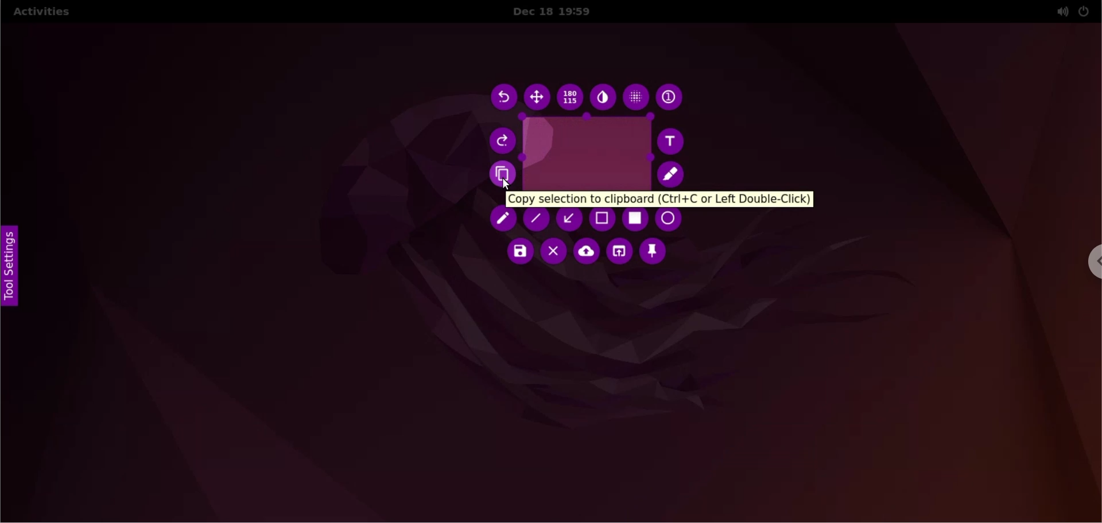  Describe the element at coordinates (674, 141) in the screenshot. I see `text` at that location.